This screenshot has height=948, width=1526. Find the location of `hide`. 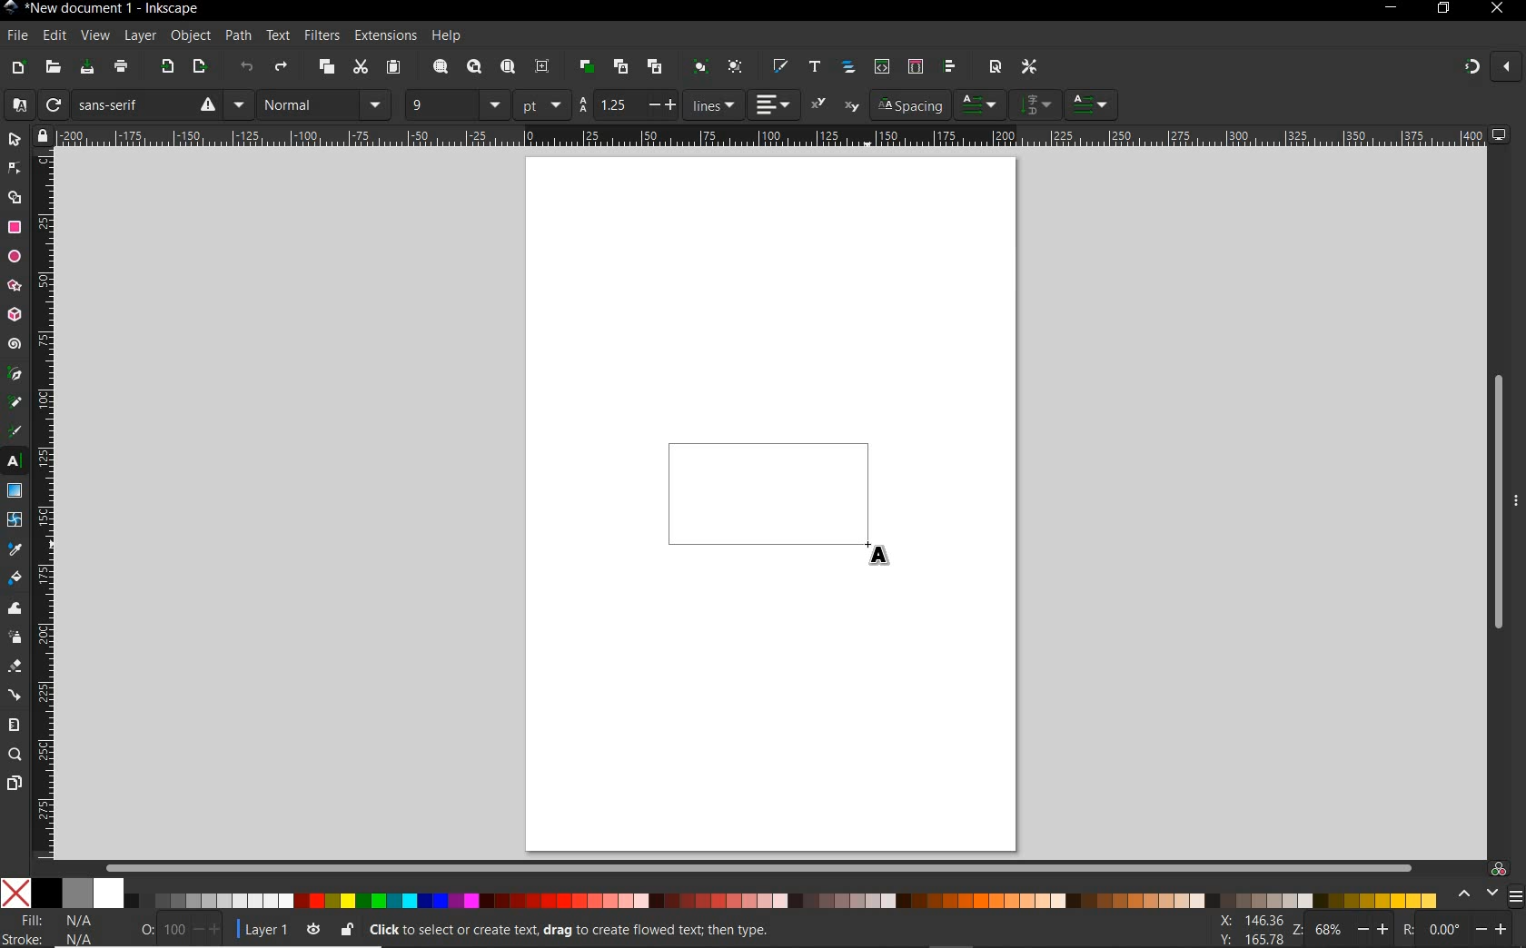

hide is located at coordinates (1517, 498).